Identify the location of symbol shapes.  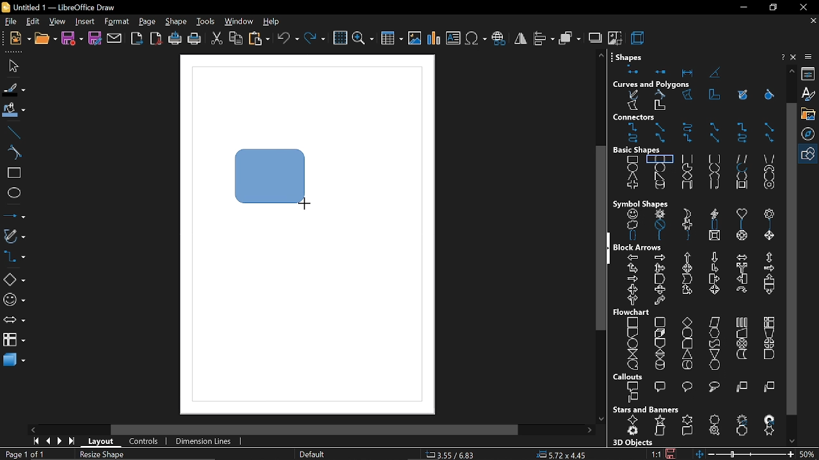
(699, 226).